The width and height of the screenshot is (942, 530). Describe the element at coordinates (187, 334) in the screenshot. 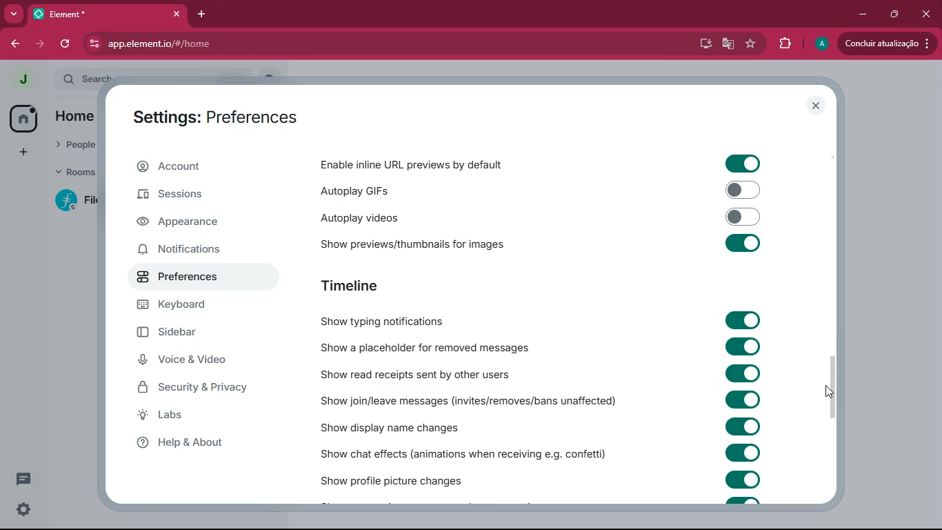

I see `sidebar` at that location.